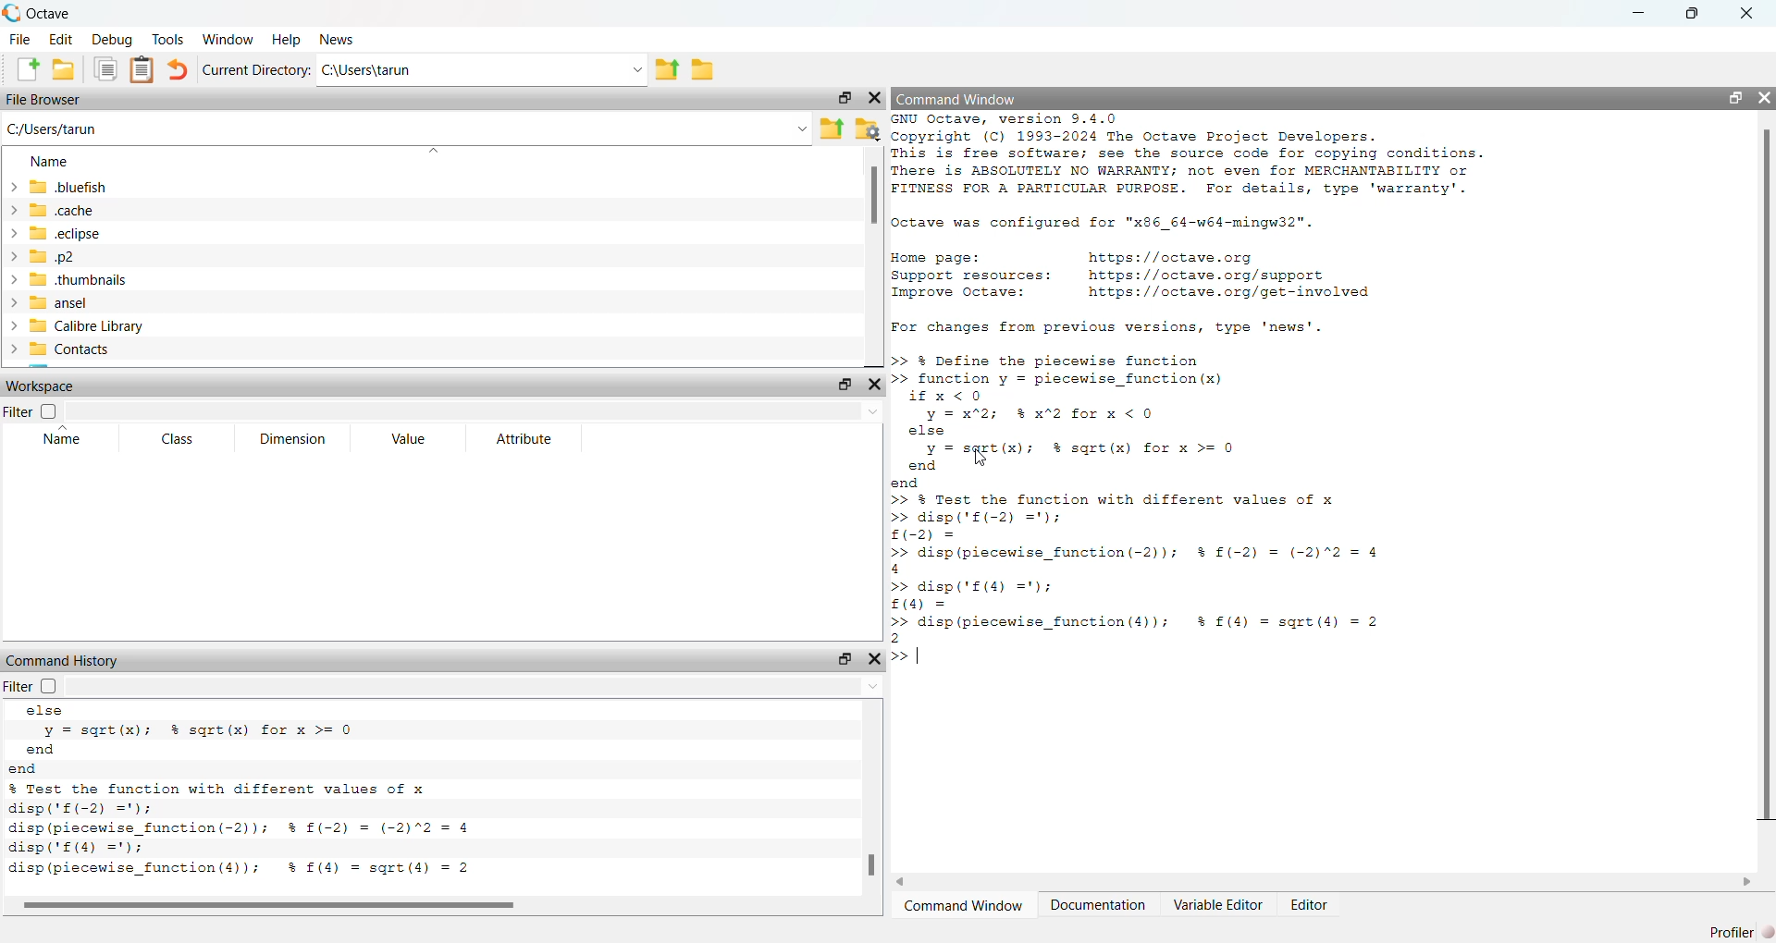  Describe the element at coordinates (1745, 15) in the screenshot. I see `Close` at that location.